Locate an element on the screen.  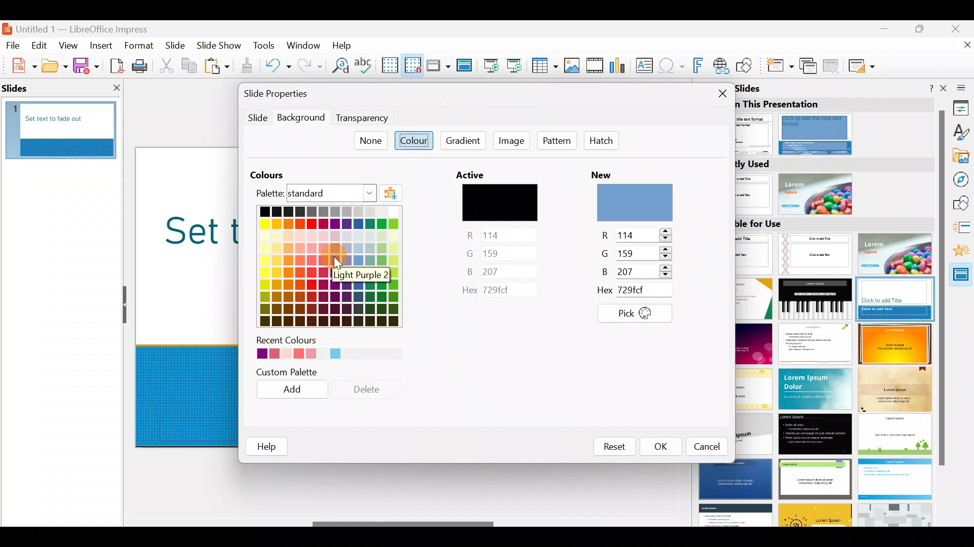
OK is located at coordinates (657, 446).